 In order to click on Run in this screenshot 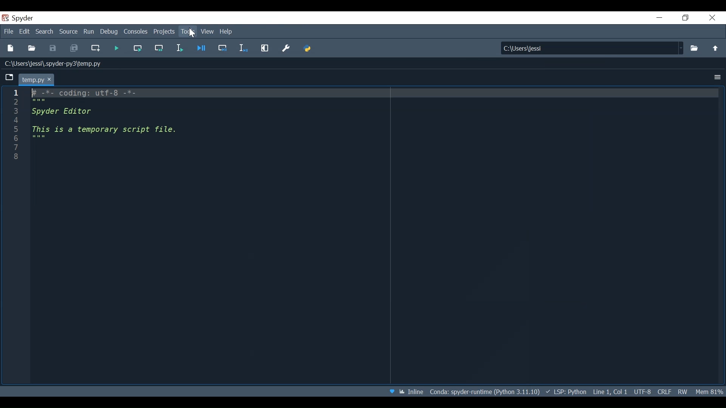, I will do `click(89, 32)`.